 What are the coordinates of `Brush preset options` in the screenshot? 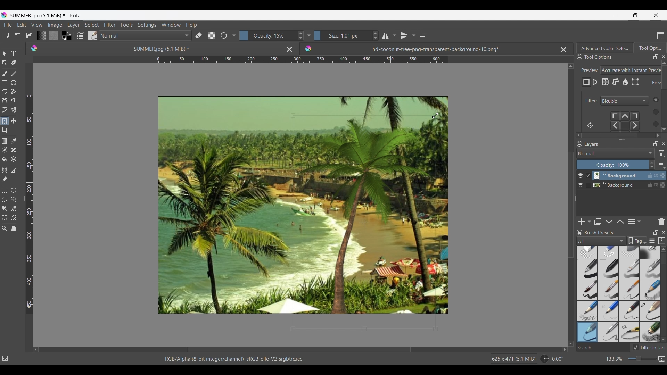 It's located at (579, 241).